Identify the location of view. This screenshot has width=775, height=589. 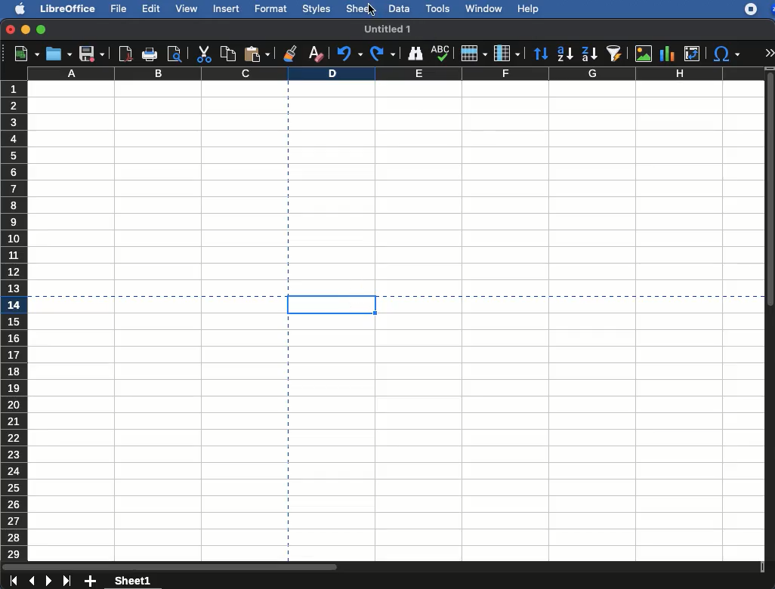
(184, 11).